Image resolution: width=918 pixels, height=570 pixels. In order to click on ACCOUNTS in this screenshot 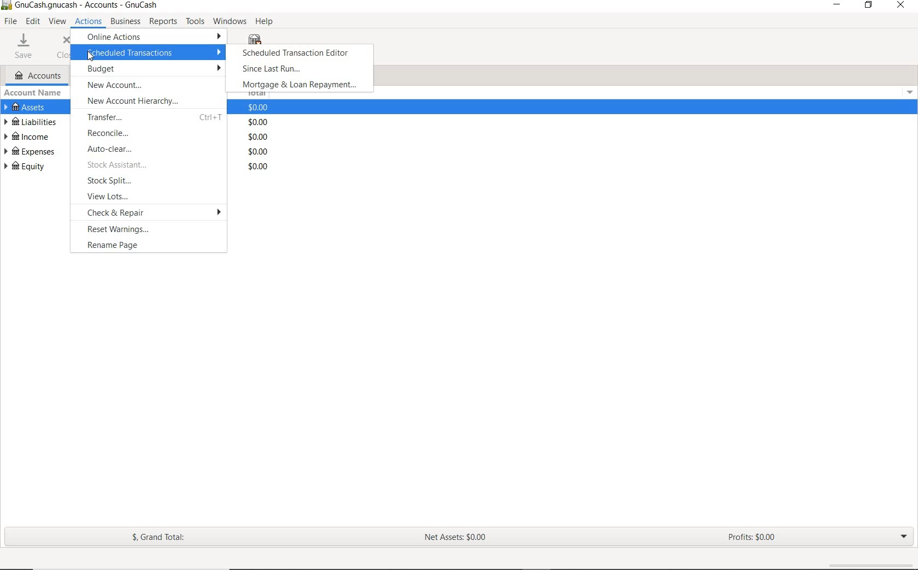, I will do `click(38, 75)`.